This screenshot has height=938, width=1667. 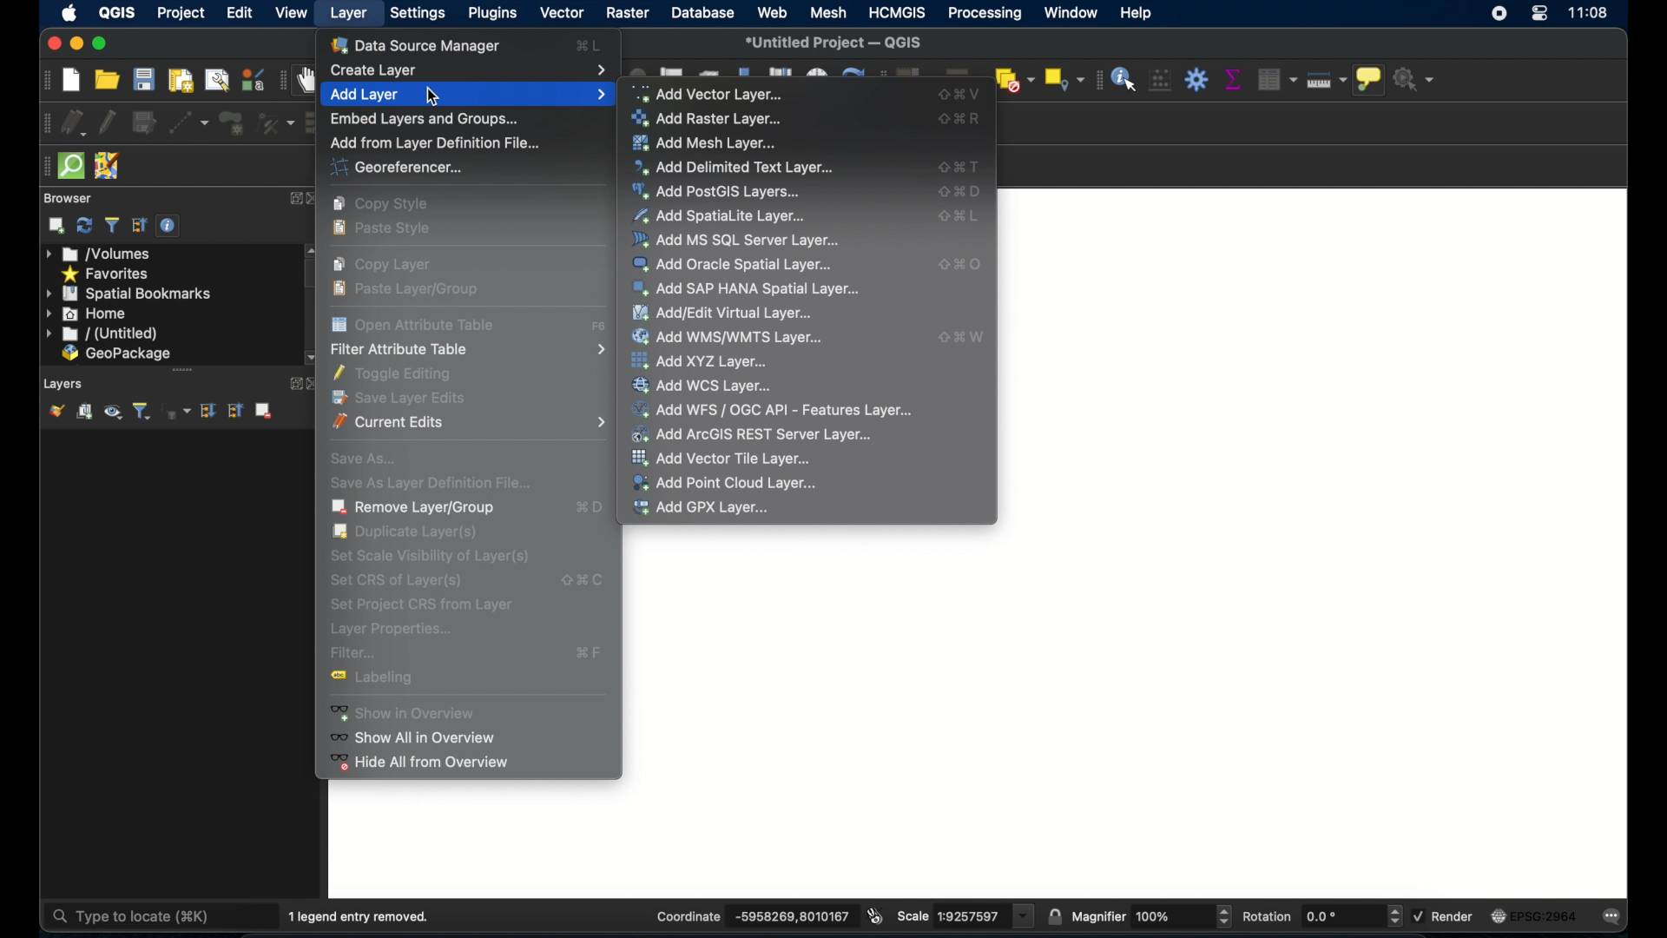 What do you see at coordinates (467, 350) in the screenshot?
I see `filter attribute table` at bounding box center [467, 350].